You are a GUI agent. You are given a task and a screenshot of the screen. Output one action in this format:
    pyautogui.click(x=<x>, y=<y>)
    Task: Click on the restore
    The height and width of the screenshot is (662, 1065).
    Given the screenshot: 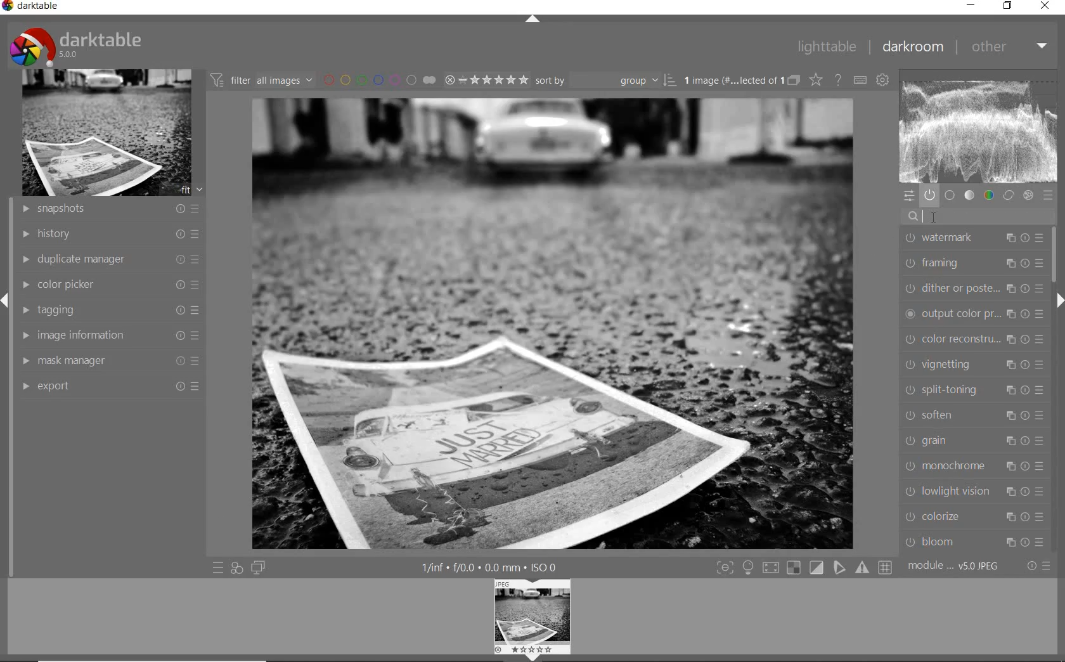 What is the action you would take?
    pyautogui.click(x=1009, y=6)
    